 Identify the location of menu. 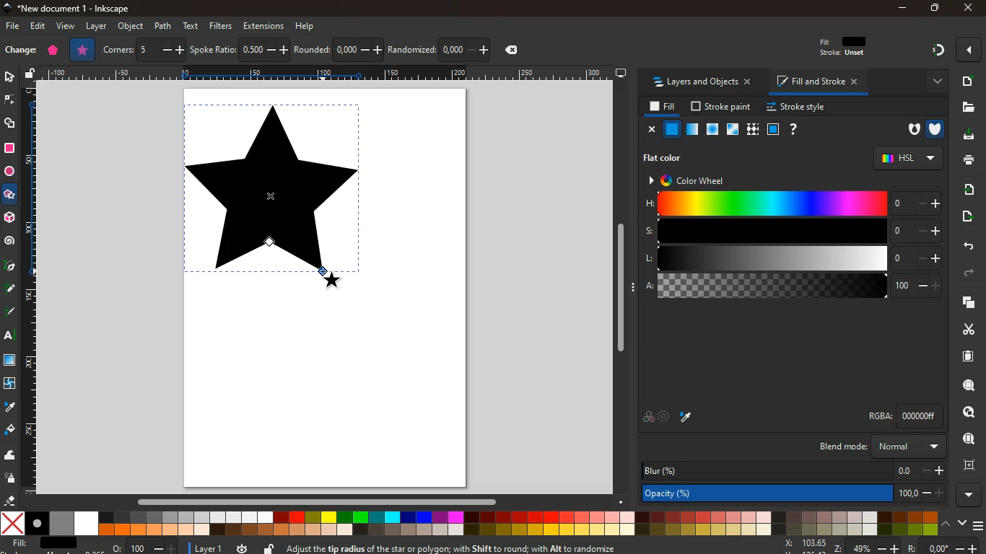
(979, 525).